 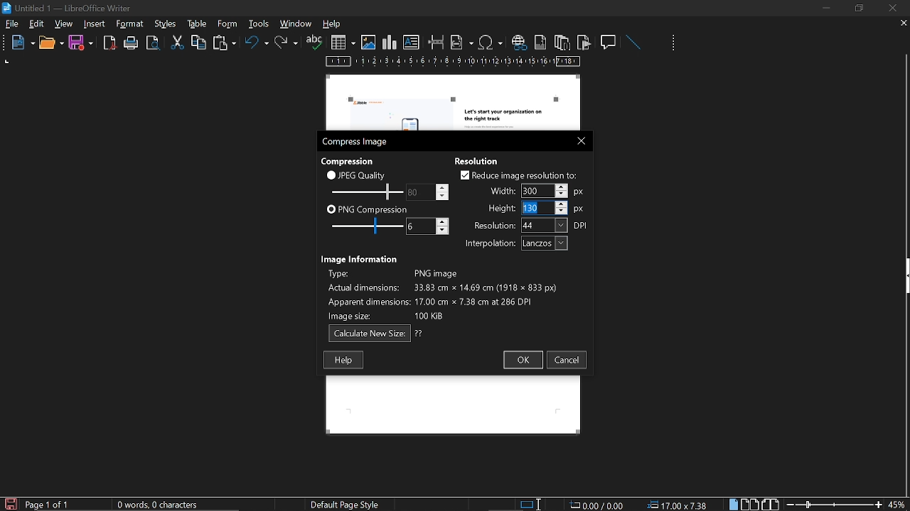 I want to click on print, so click(x=132, y=43).